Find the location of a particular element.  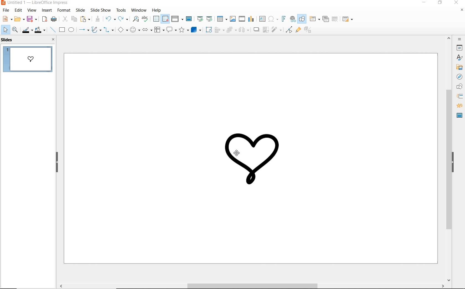

block arrows is located at coordinates (147, 30).